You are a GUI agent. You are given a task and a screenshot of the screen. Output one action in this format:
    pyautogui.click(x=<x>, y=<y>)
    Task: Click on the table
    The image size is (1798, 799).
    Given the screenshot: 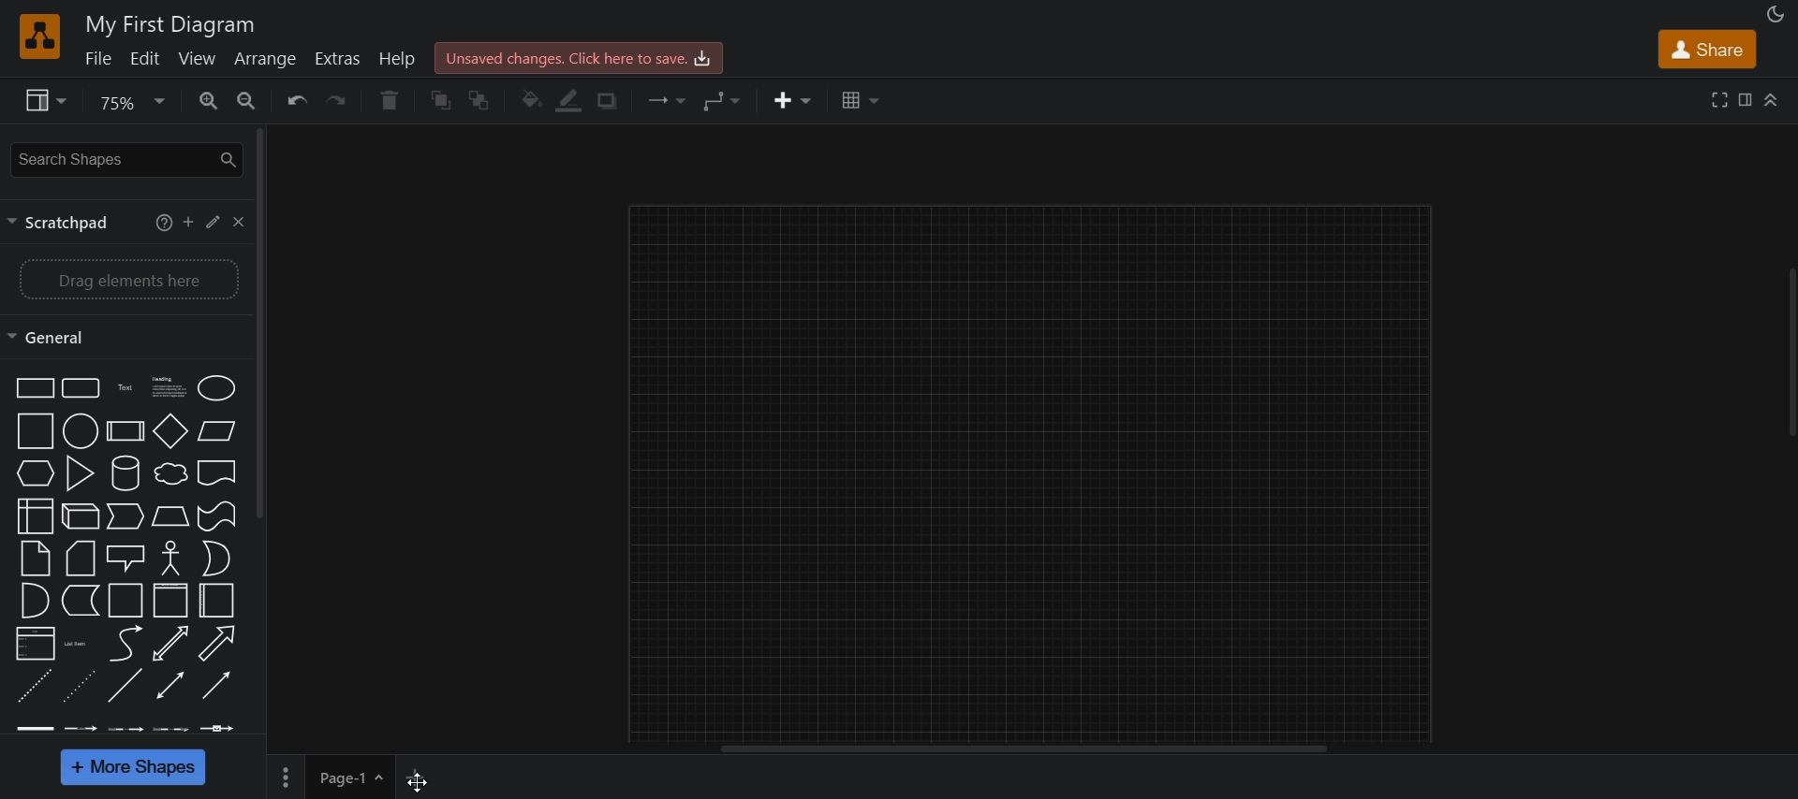 What is the action you would take?
    pyautogui.click(x=861, y=102)
    